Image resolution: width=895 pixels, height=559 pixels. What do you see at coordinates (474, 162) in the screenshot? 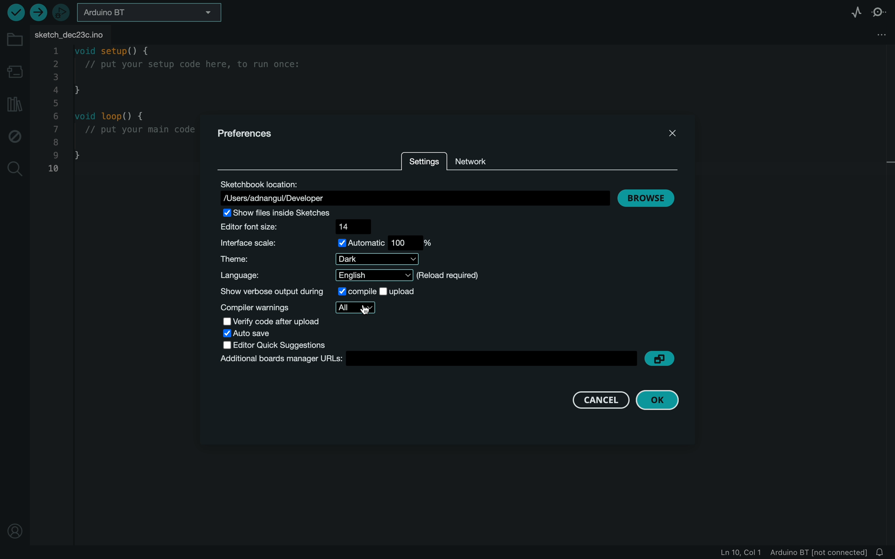
I see `network` at bounding box center [474, 162].